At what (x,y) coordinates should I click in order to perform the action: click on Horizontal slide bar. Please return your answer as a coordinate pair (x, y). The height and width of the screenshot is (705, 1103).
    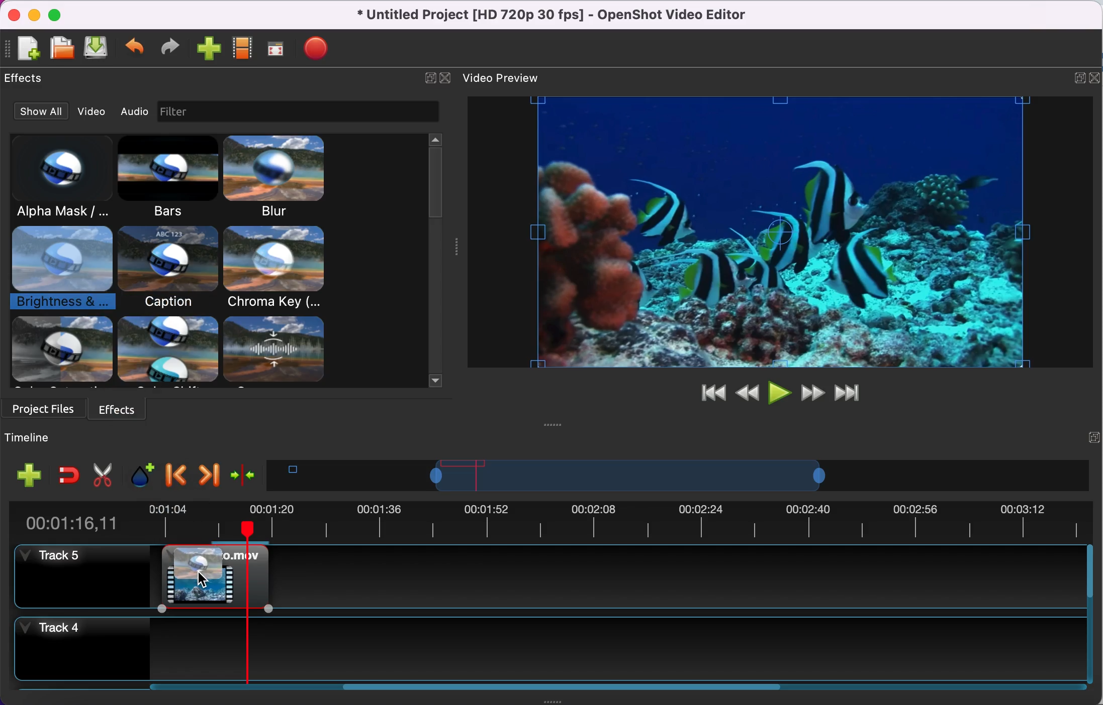
    Looking at the image, I should click on (605, 687).